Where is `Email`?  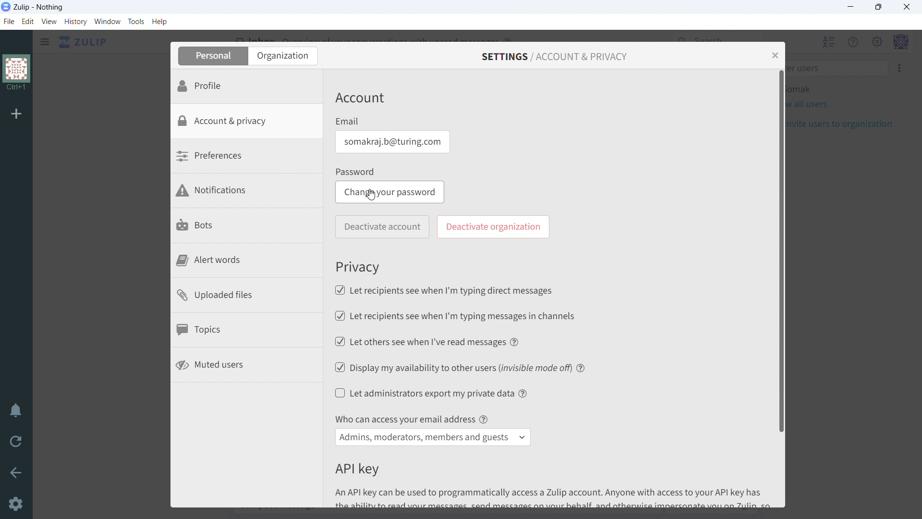 Email is located at coordinates (348, 121).